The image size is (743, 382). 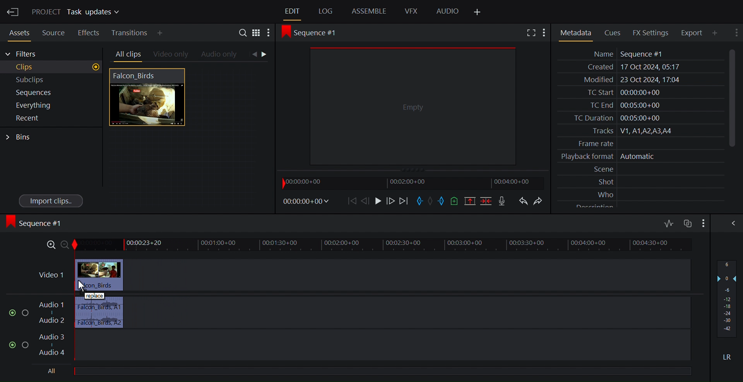 I want to click on All, so click(x=53, y=371).